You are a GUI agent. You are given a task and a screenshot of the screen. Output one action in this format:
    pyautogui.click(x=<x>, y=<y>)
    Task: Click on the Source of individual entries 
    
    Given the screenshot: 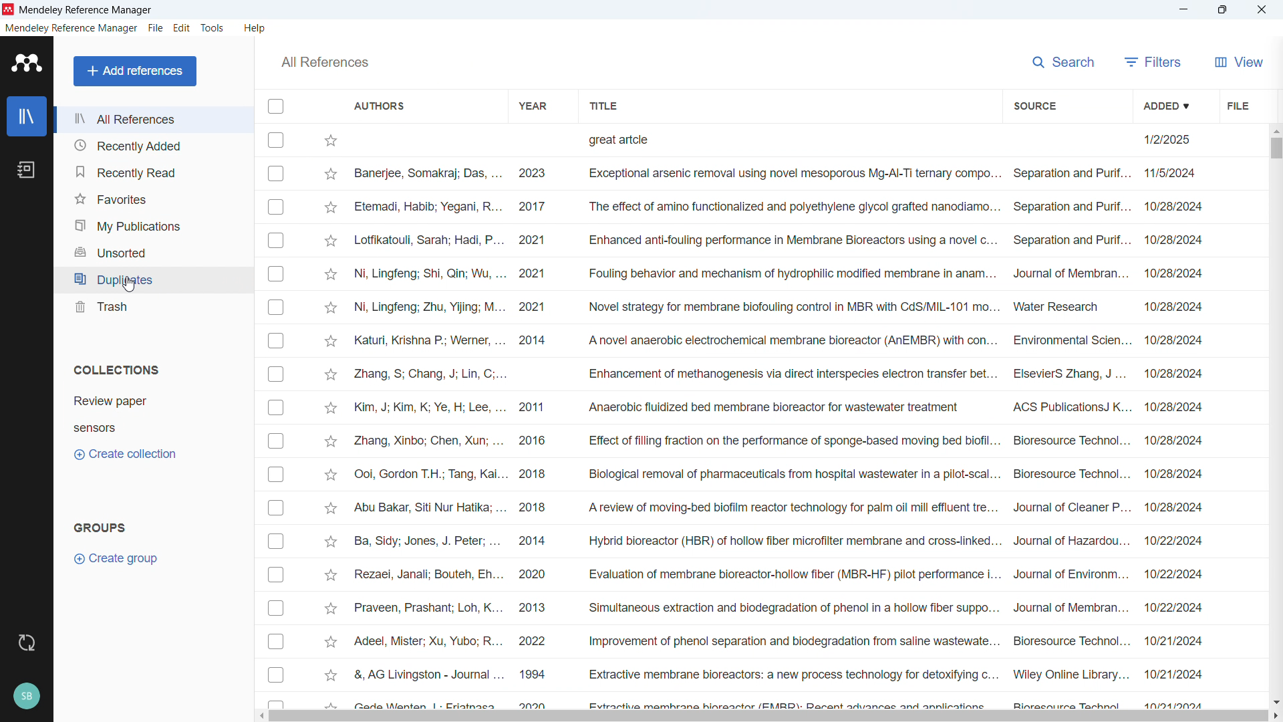 What is the action you would take?
    pyautogui.click(x=1069, y=418)
    